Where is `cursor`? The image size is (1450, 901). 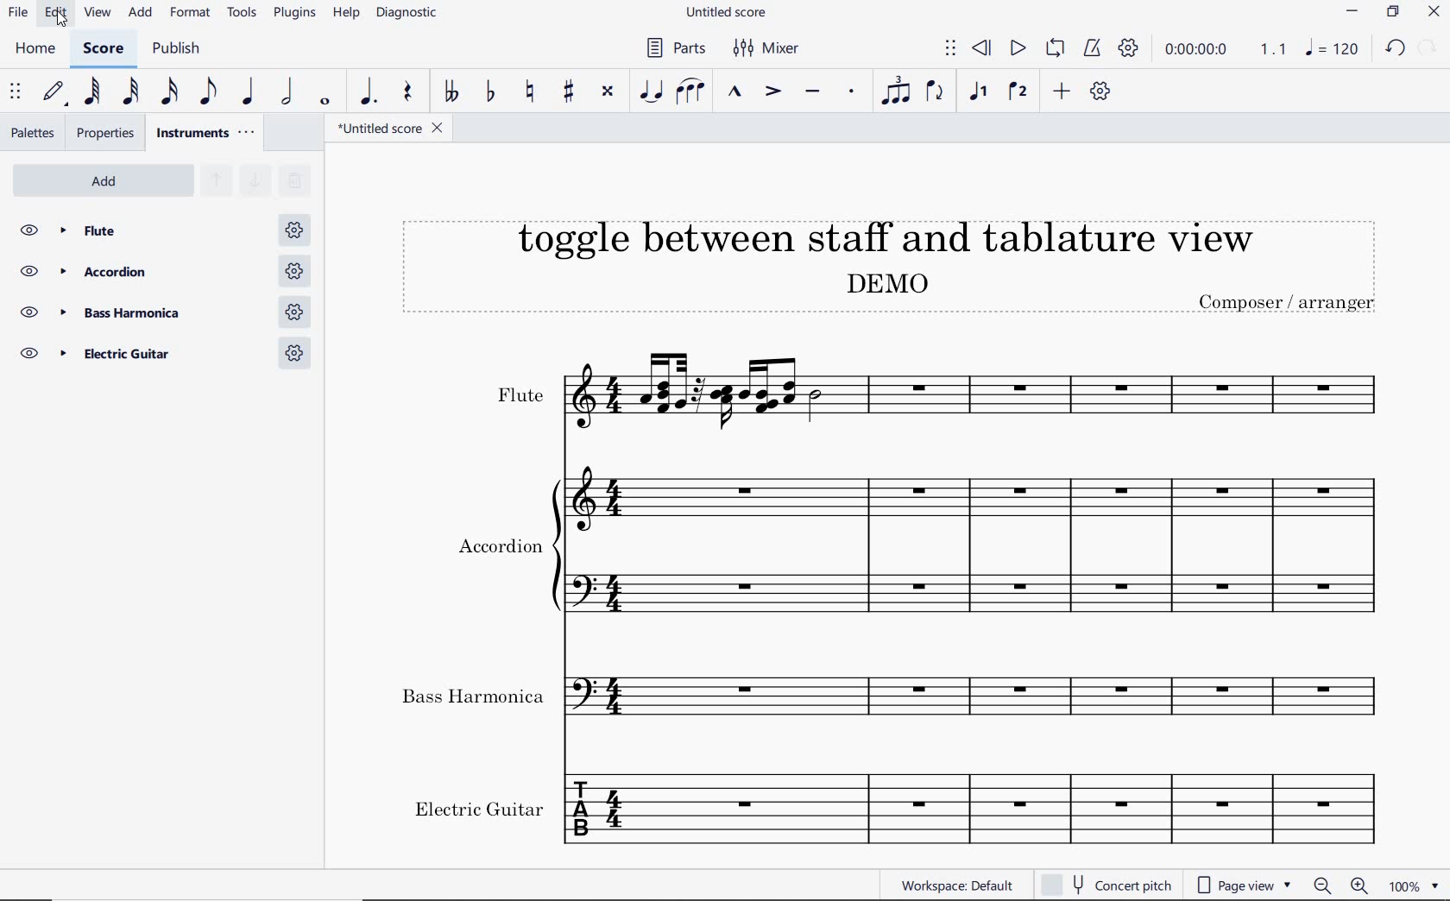
cursor is located at coordinates (61, 24).